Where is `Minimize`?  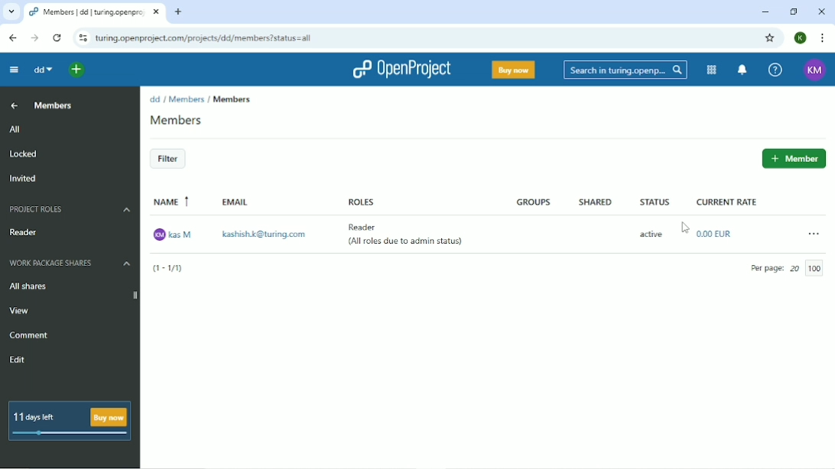 Minimize is located at coordinates (765, 11).